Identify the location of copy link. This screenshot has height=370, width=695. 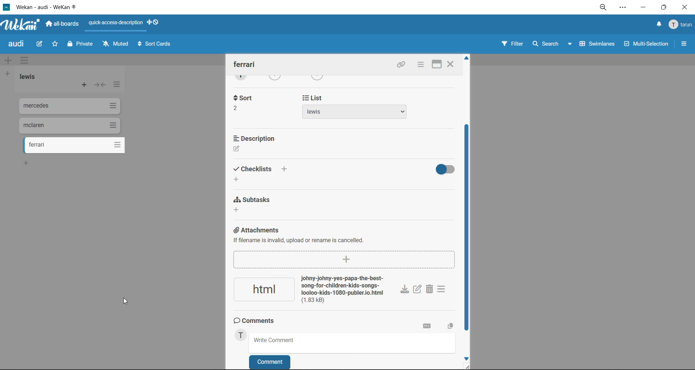
(401, 66).